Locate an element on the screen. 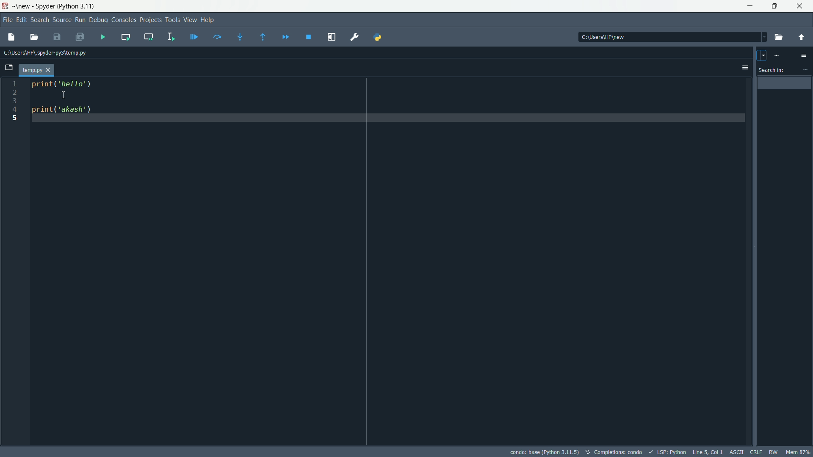  cursor is located at coordinates (63, 95).